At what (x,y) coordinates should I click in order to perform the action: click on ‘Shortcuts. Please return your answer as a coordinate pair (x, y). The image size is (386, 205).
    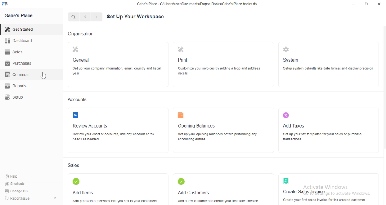
    Looking at the image, I should click on (17, 183).